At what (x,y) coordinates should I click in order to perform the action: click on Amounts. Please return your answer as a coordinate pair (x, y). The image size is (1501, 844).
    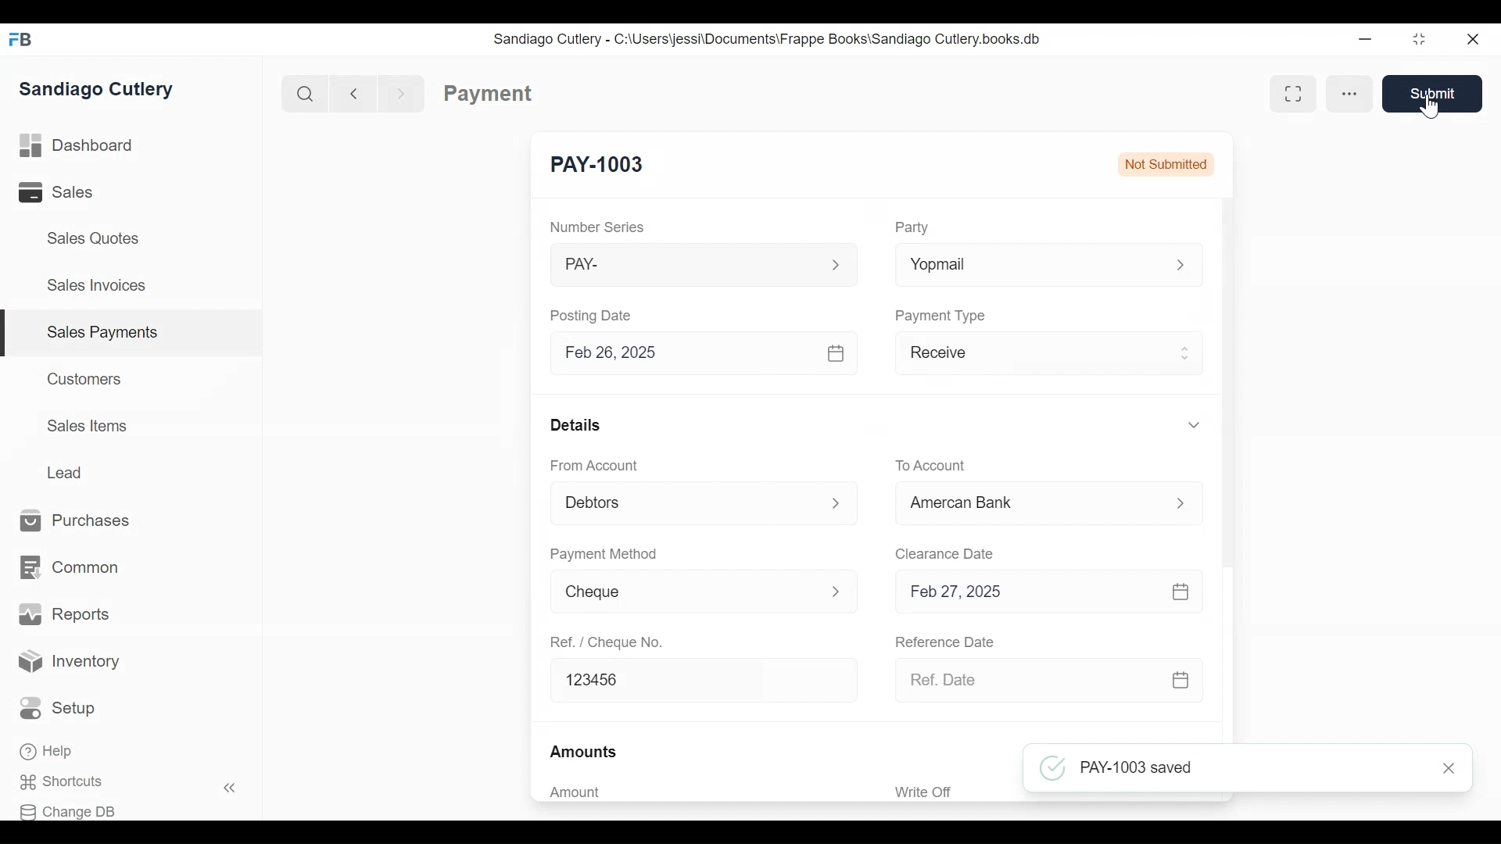
    Looking at the image, I should click on (585, 751).